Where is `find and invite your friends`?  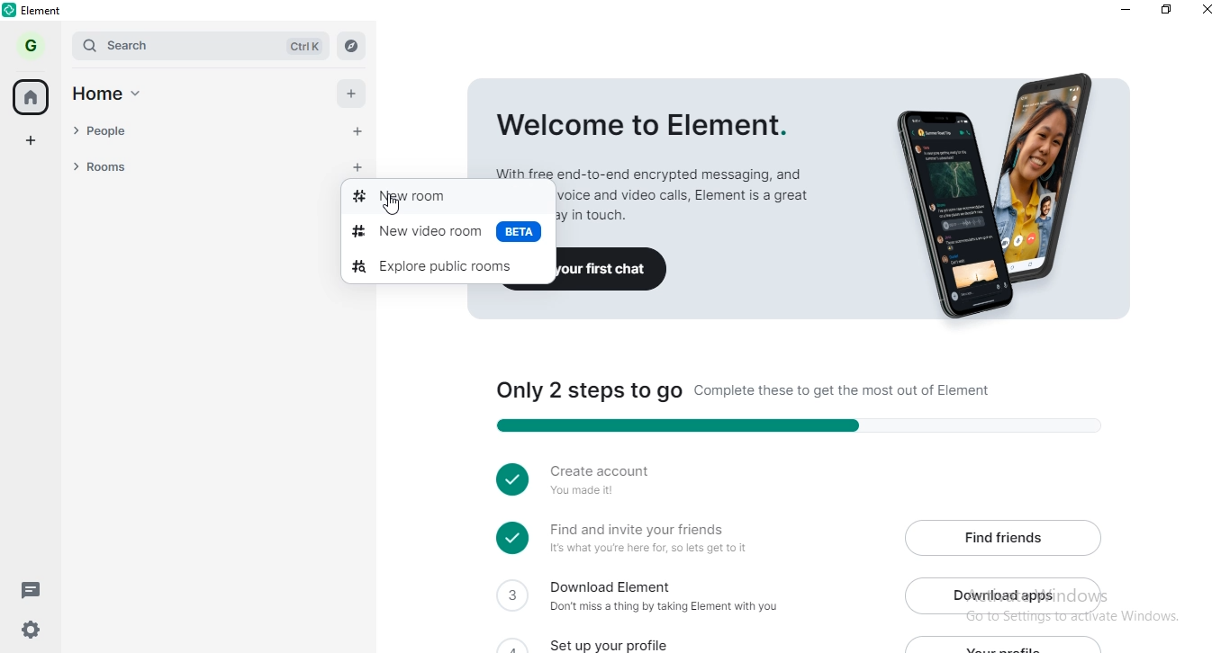 find and invite your friends is located at coordinates (644, 540).